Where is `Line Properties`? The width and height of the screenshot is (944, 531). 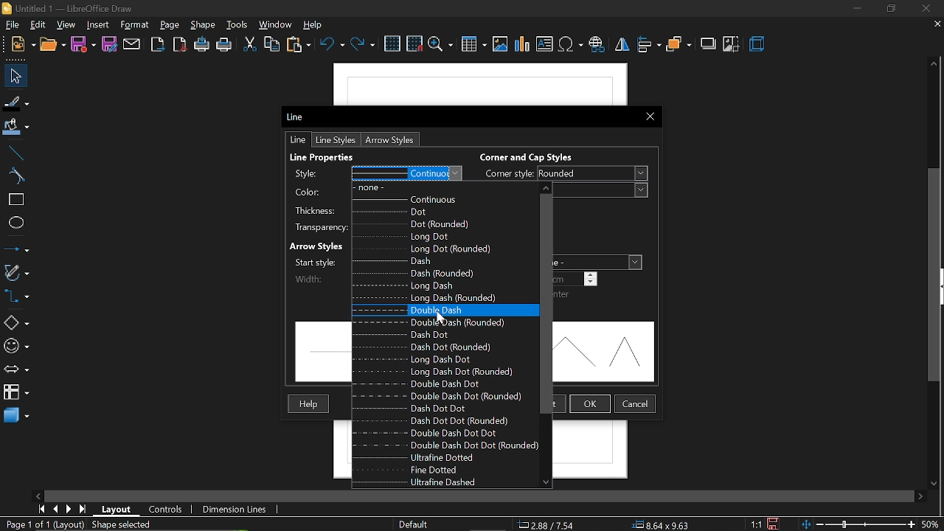
Line Properties is located at coordinates (339, 156).